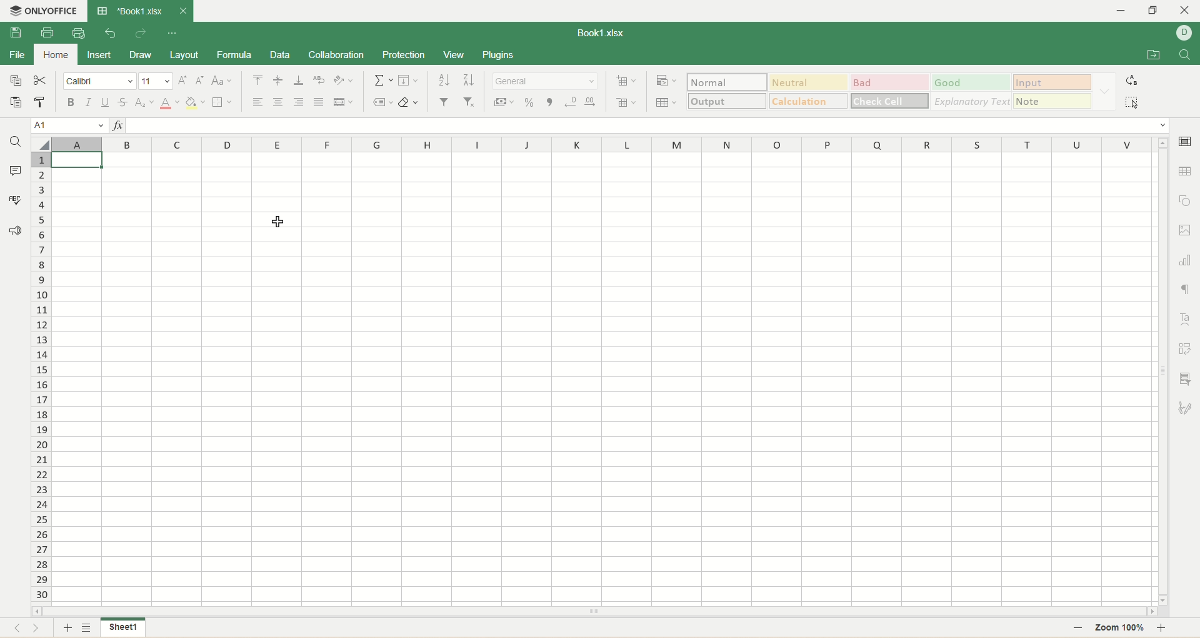 This screenshot has width=1200, height=638. Describe the element at coordinates (726, 82) in the screenshot. I see `normal` at that location.